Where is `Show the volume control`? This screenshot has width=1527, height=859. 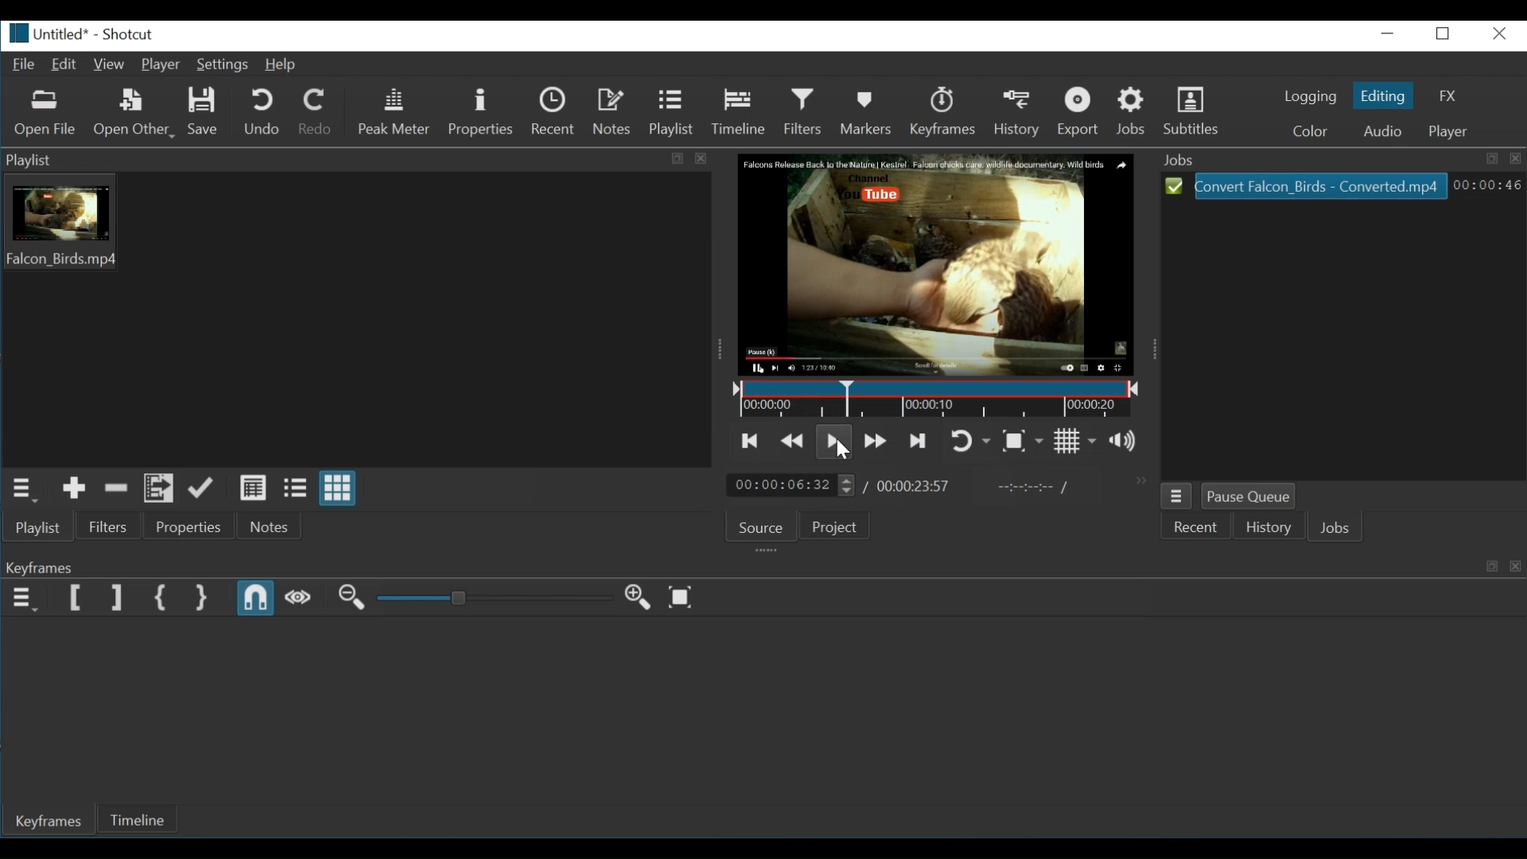 Show the volume control is located at coordinates (1124, 439).